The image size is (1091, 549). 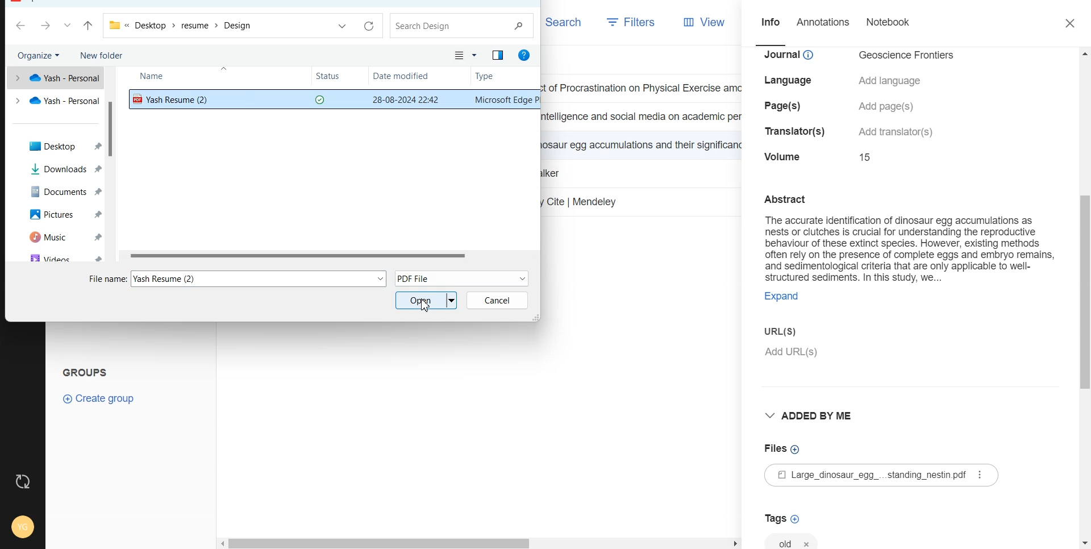 I want to click on Cursor, so click(x=425, y=305).